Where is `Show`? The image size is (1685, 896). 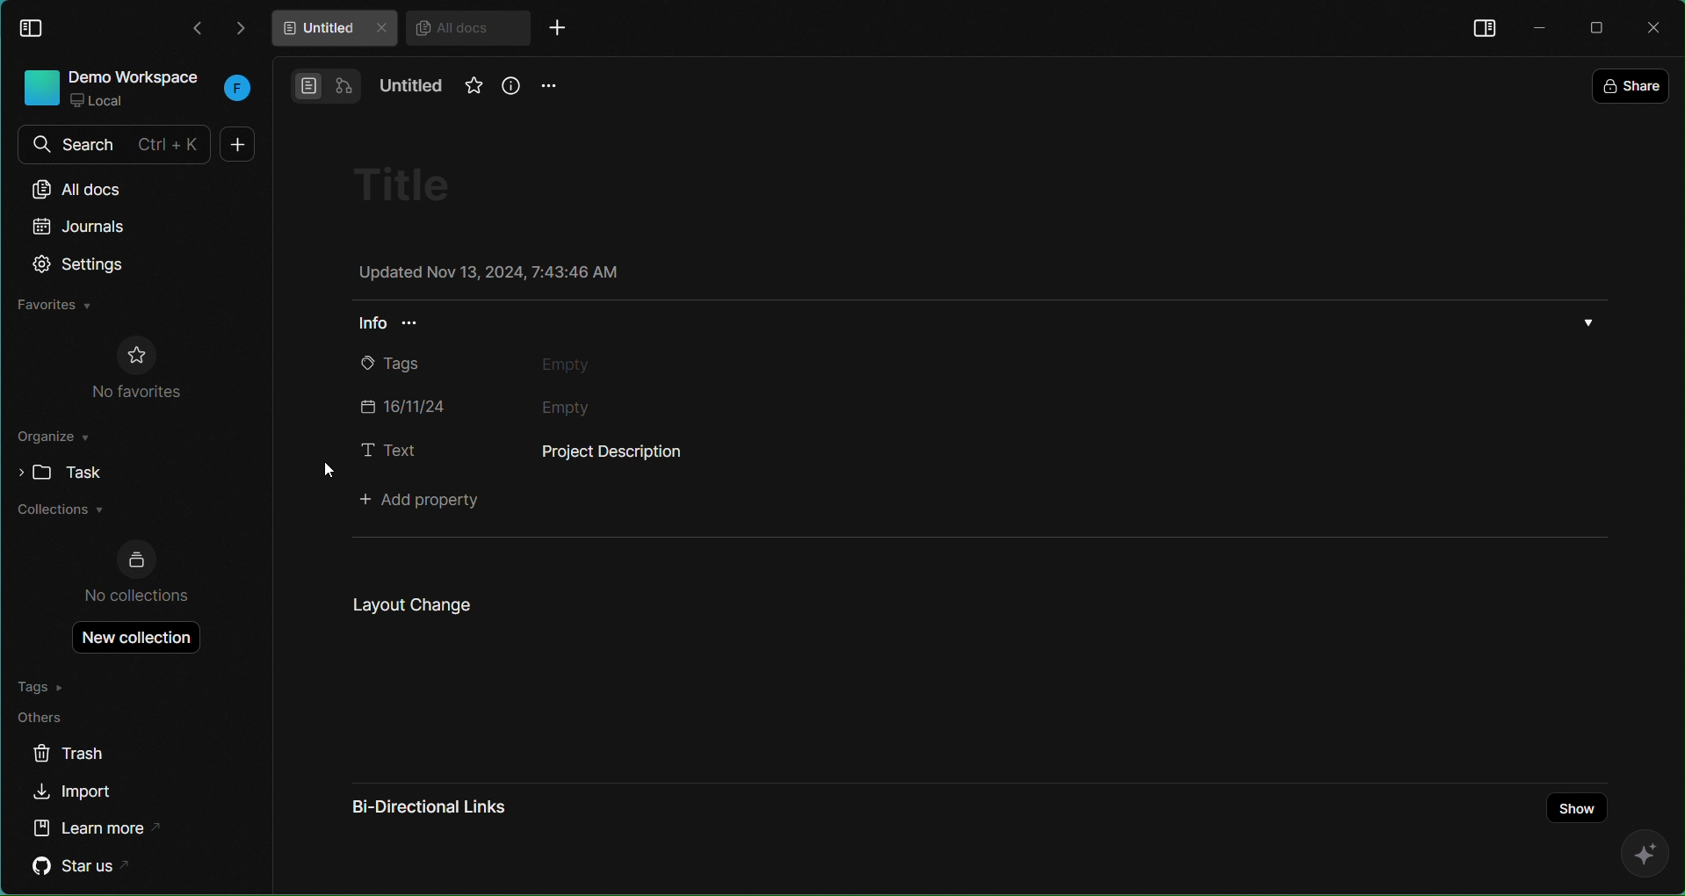 Show is located at coordinates (1570, 793).